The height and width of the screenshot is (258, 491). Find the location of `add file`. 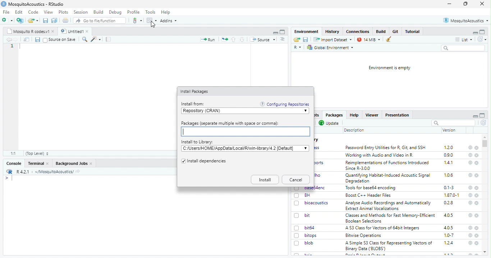

add file is located at coordinates (20, 20).